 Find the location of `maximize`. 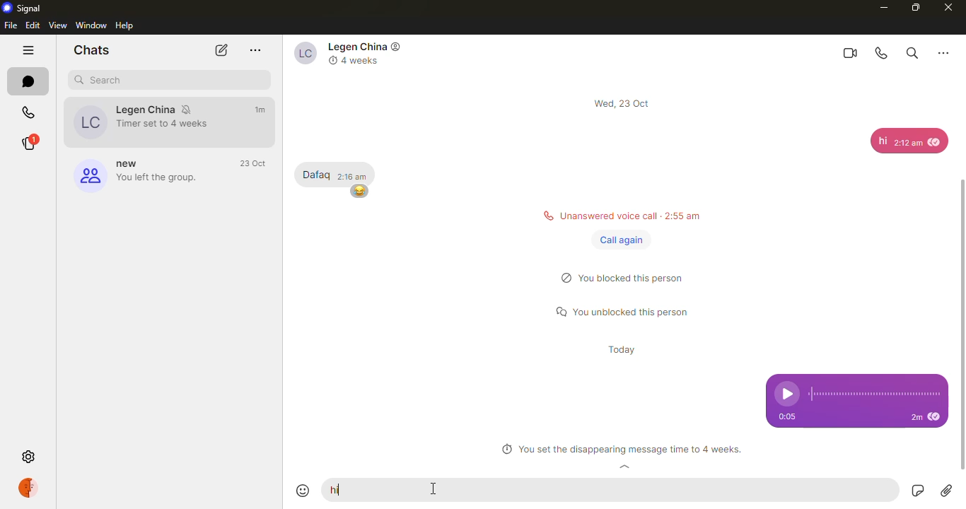

maximize is located at coordinates (914, 7).